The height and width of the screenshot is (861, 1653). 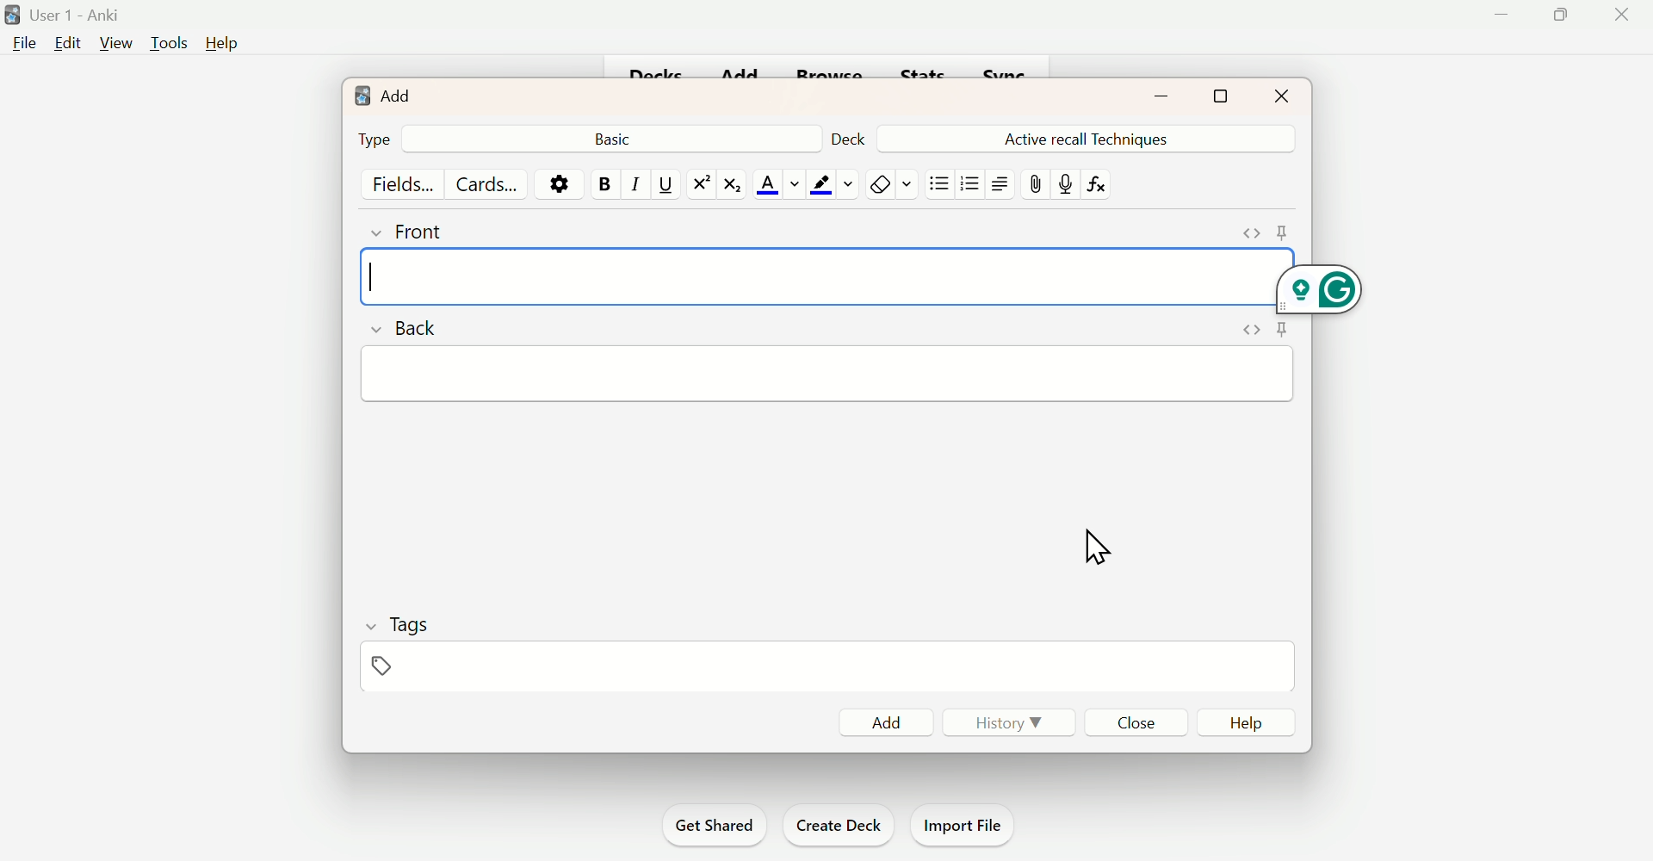 What do you see at coordinates (998, 183) in the screenshot?
I see `Text Alignment` at bounding box center [998, 183].